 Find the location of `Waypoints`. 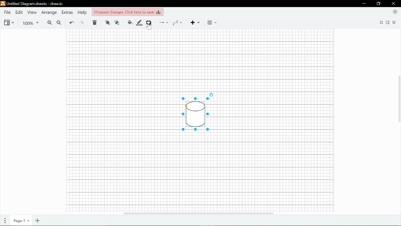

Waypoints is located at coordinates (178, 23).